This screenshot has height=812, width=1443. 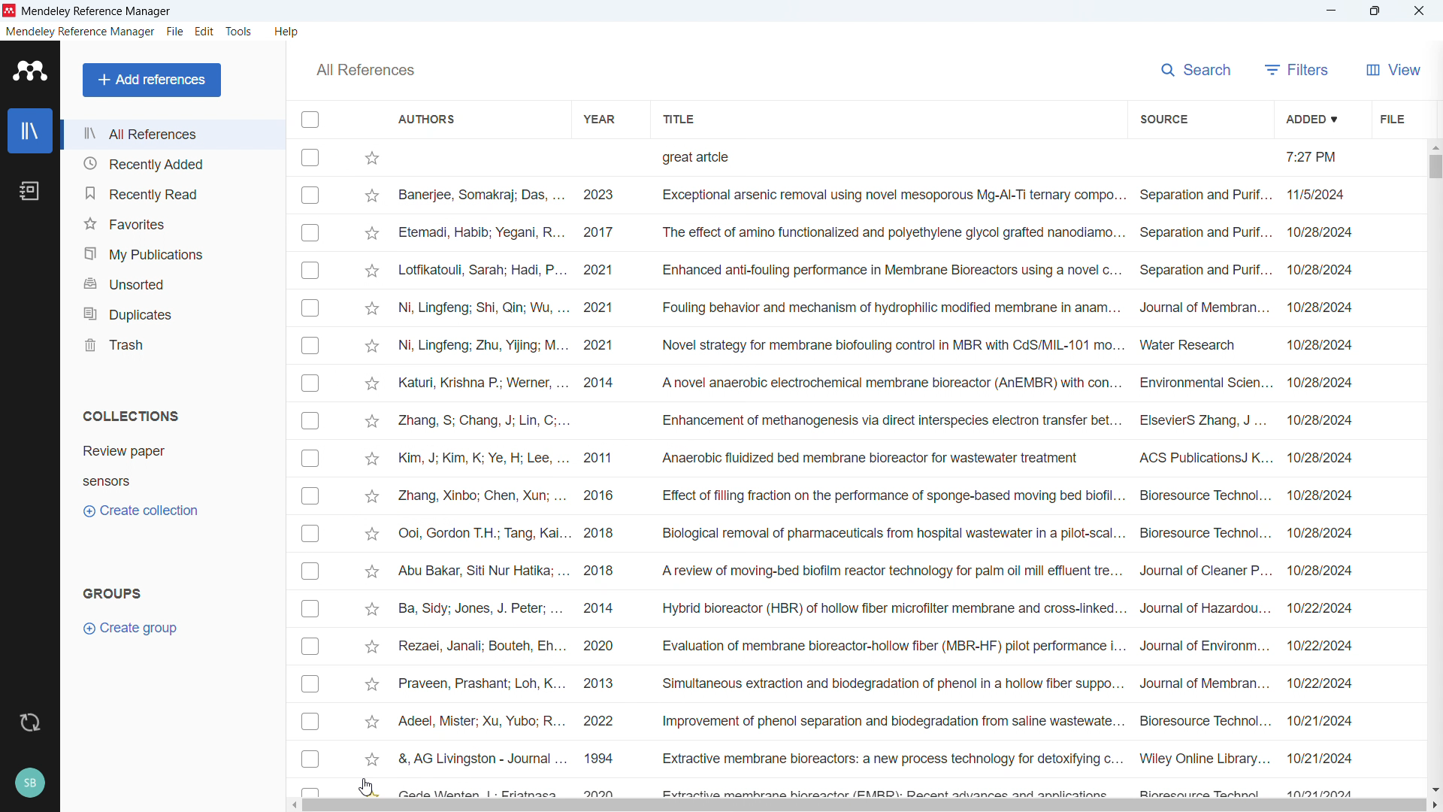 What do you see at coordinates (1419, 11) in the screenshot?
I see `Close` at bounding box center [1419, 11].